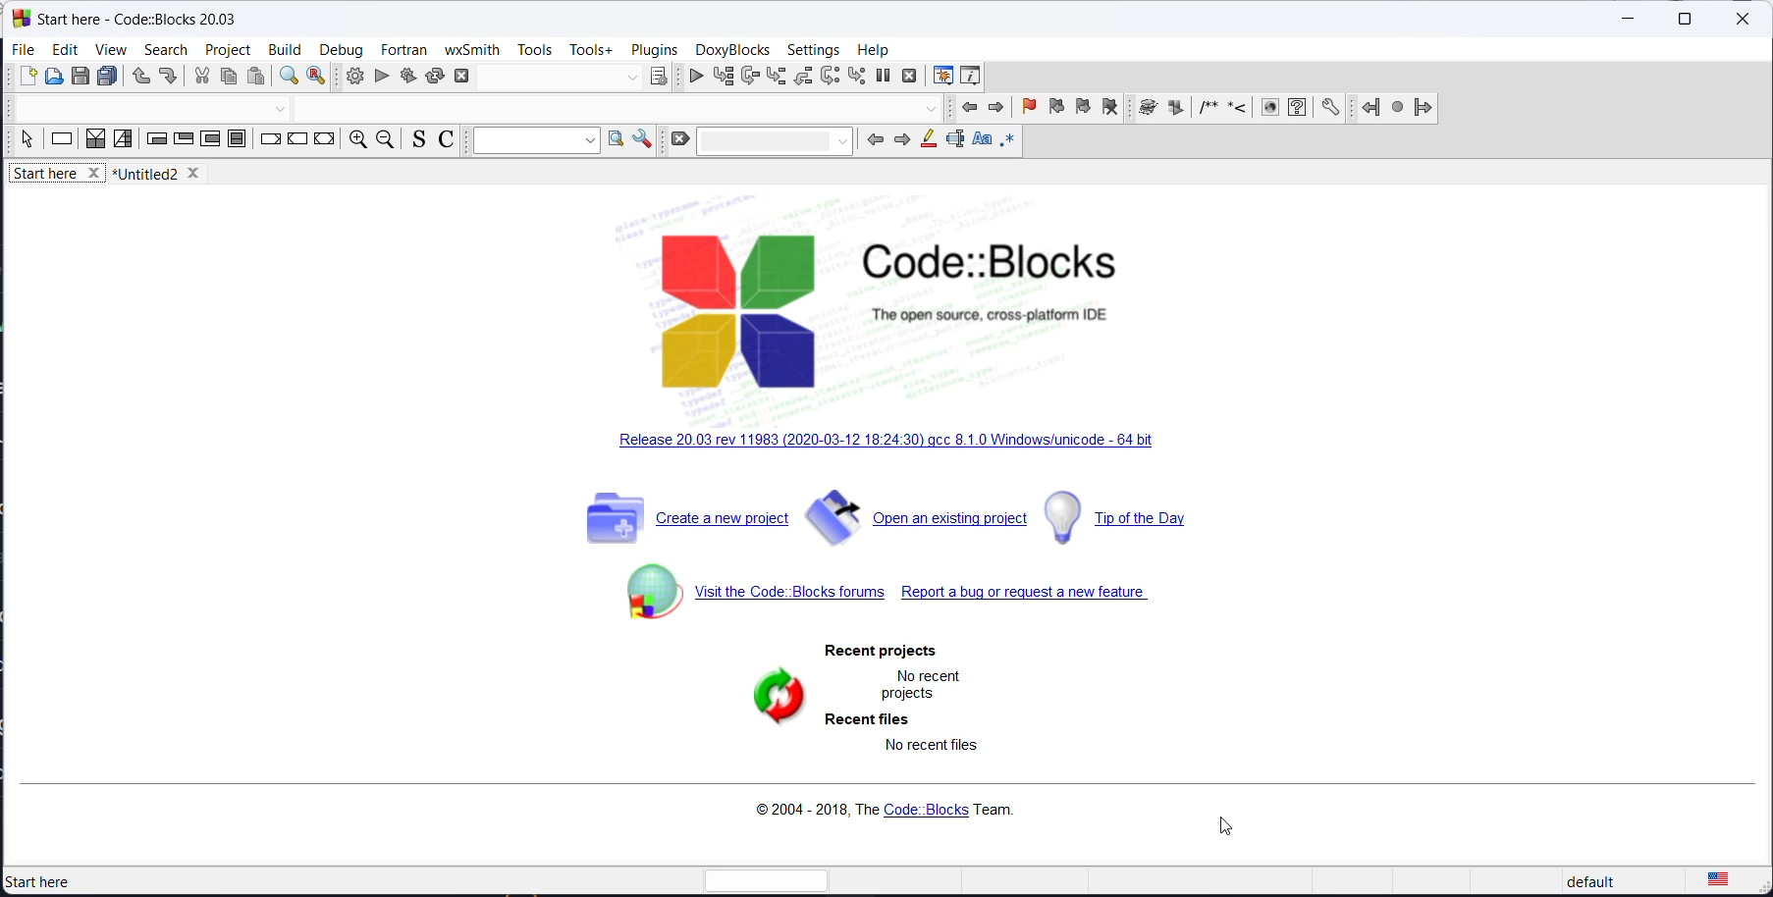 Image resolution: width=1773 pixels, height=897 pixels. I want to click on save, so click(82, 77).